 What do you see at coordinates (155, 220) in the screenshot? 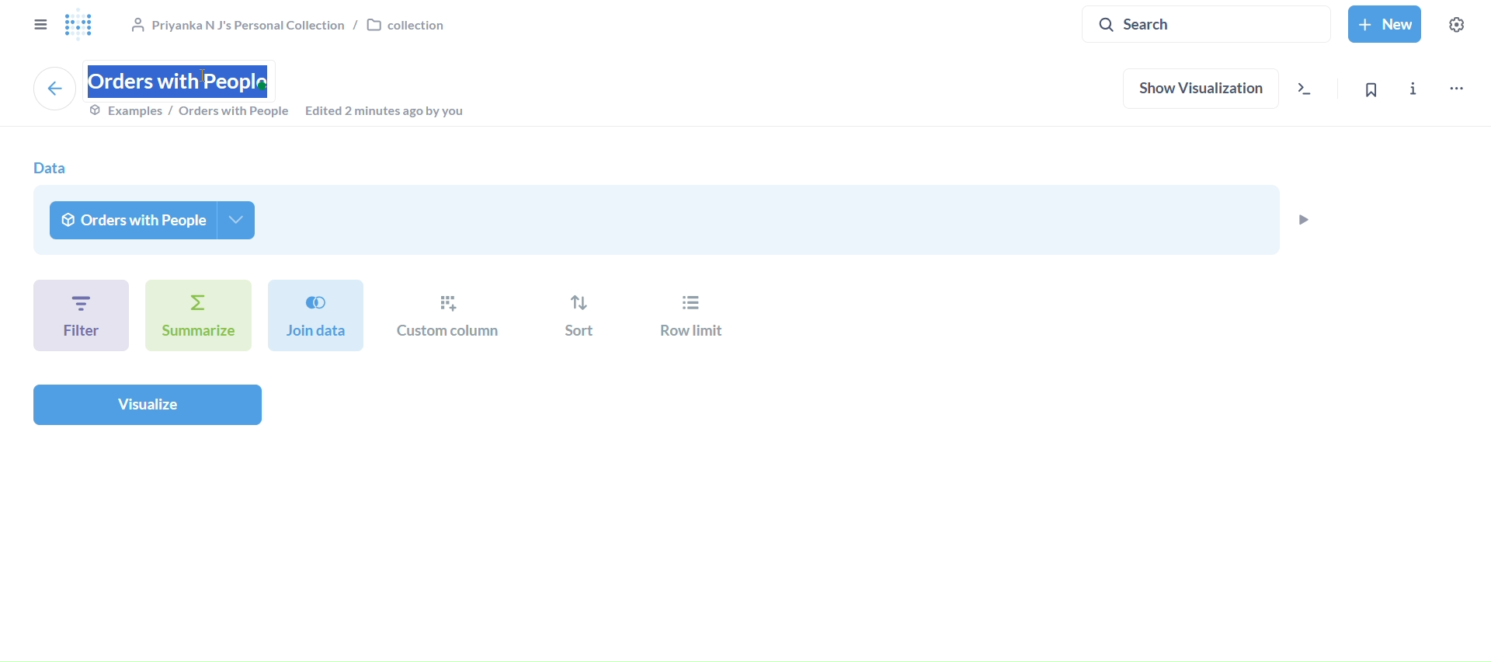
I see `orders with people` at bounding box center [155, 220].